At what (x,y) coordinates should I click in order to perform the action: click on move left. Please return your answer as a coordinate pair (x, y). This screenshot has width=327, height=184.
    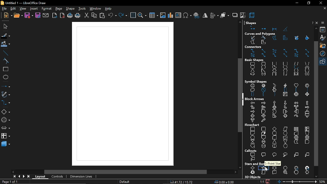
    Looking at the image, I should click on (13, 172).